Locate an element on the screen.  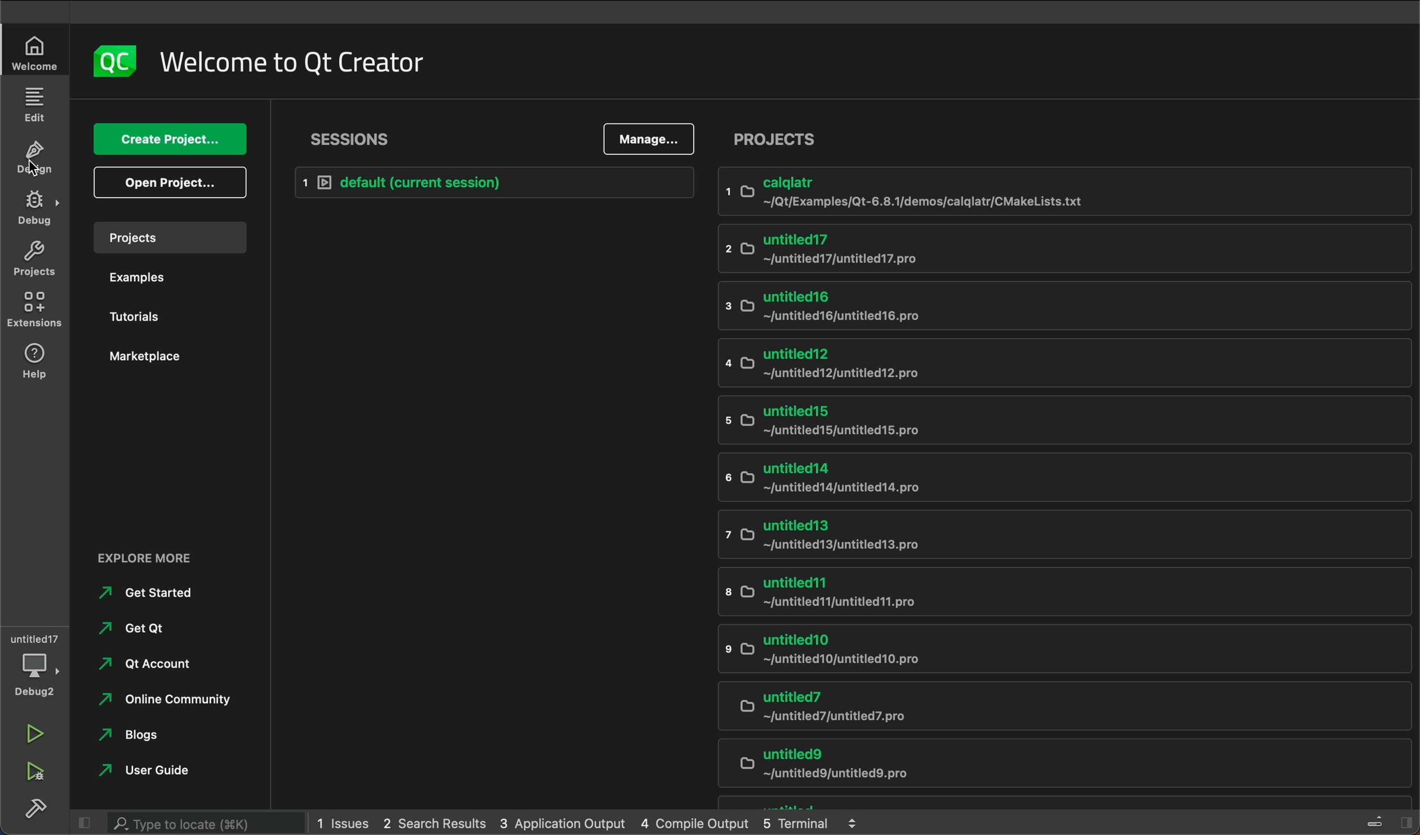
cursor is located at coordinates (38, 166).